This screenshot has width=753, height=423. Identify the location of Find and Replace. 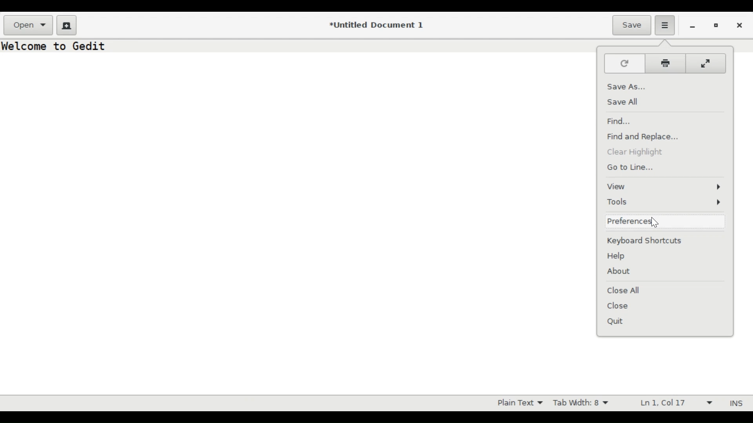
(643, 137).